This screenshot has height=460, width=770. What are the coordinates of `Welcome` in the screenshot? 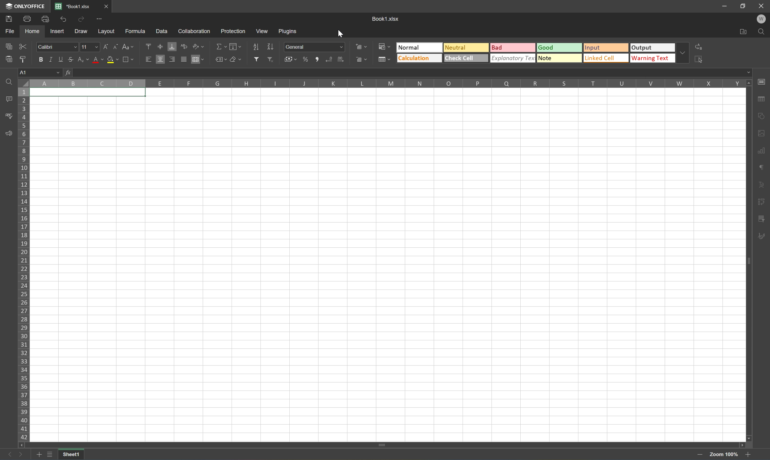 It's located at (763, 20).